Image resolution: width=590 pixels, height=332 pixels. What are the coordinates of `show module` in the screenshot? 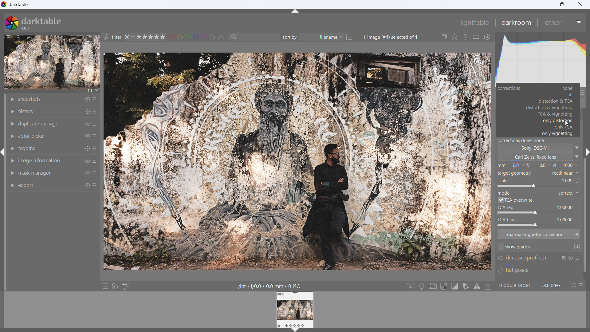 It's located at (14, 160).